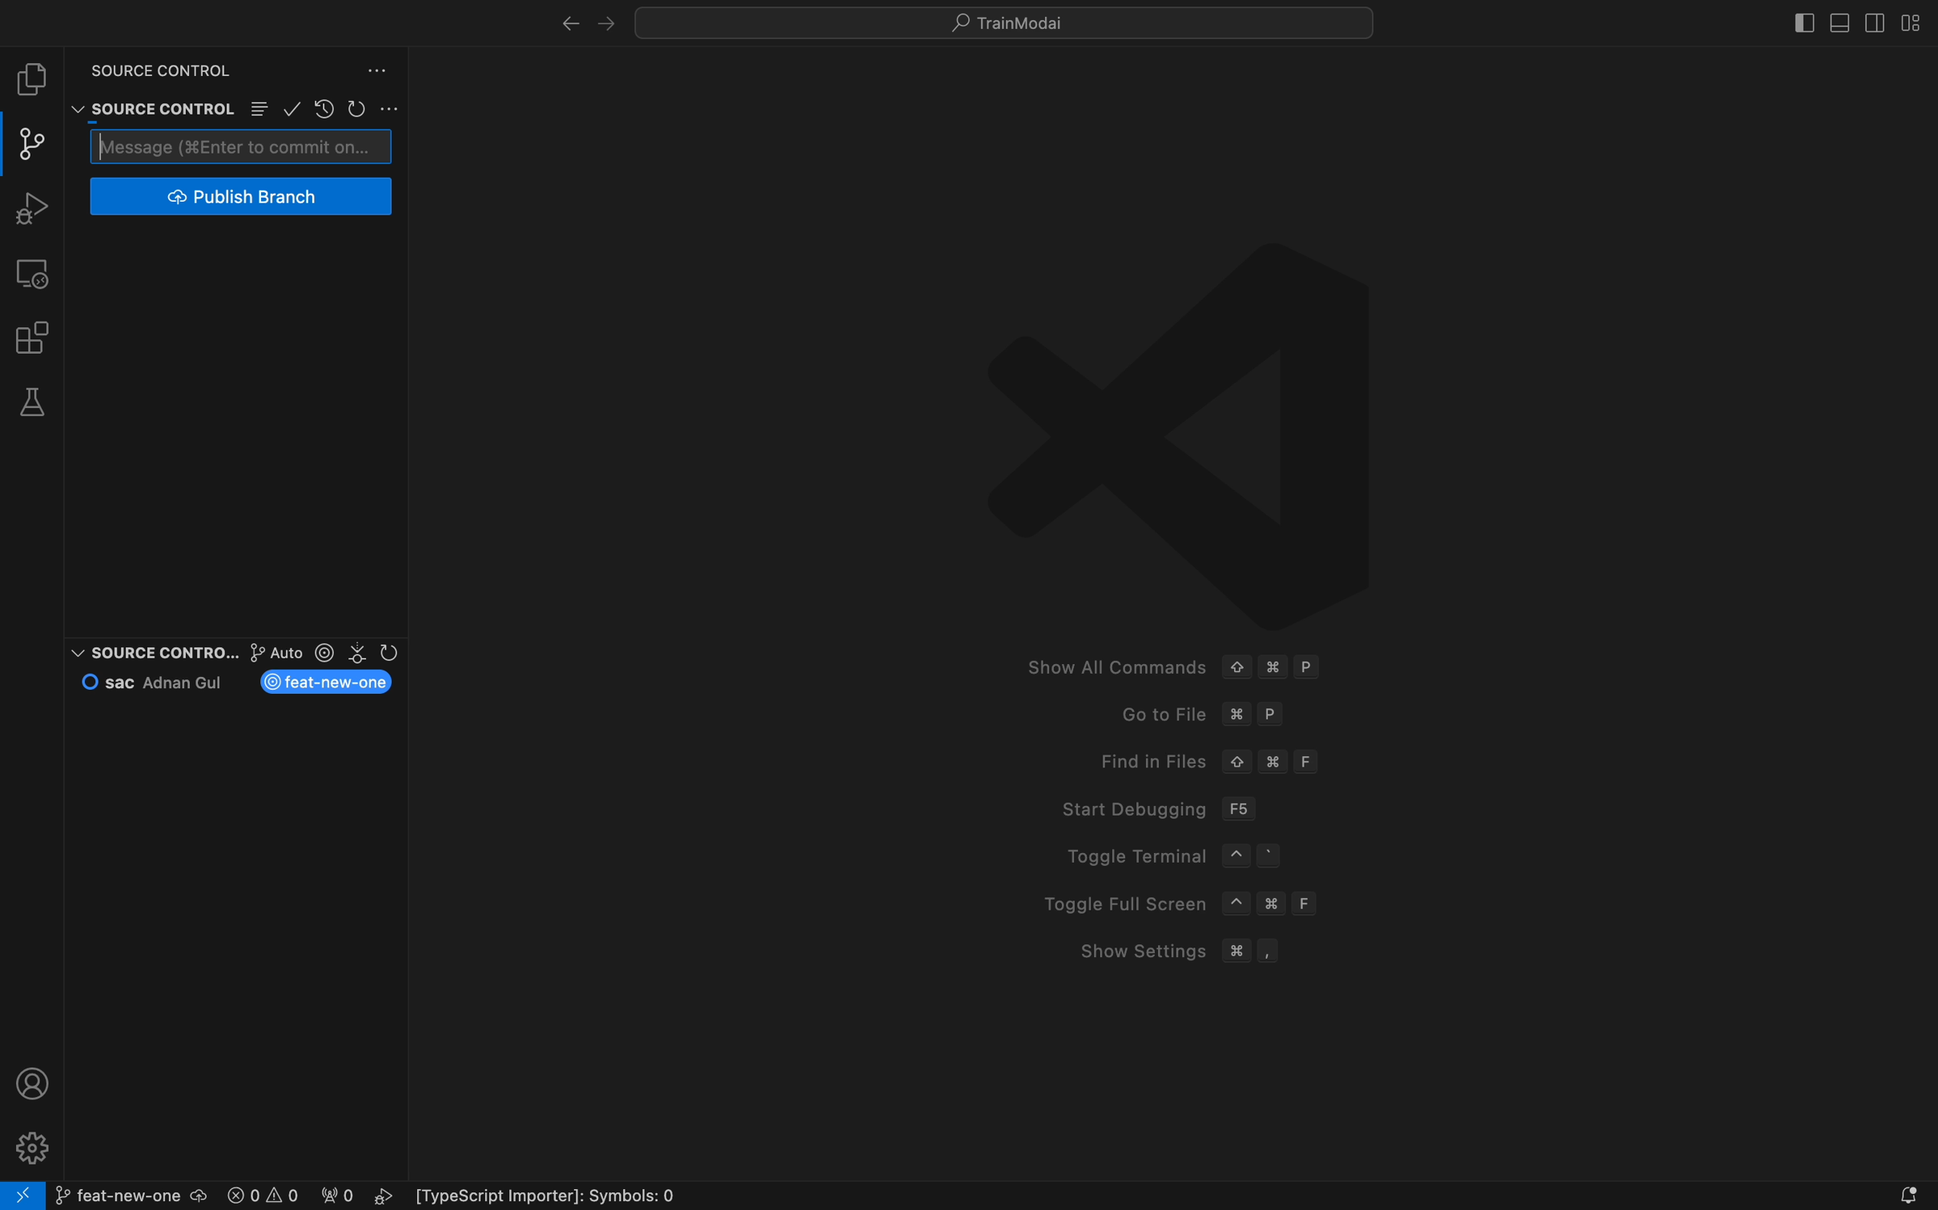 This screenshot has height=1210, width=1938. What do you see at coordinates (239, 197) in the screenshot?
I see `publish branch` at bounding box center [239, 197].